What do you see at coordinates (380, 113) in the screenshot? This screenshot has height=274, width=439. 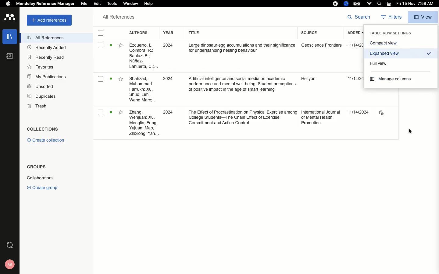 I see `pdf` at bounding box center [380, 113].